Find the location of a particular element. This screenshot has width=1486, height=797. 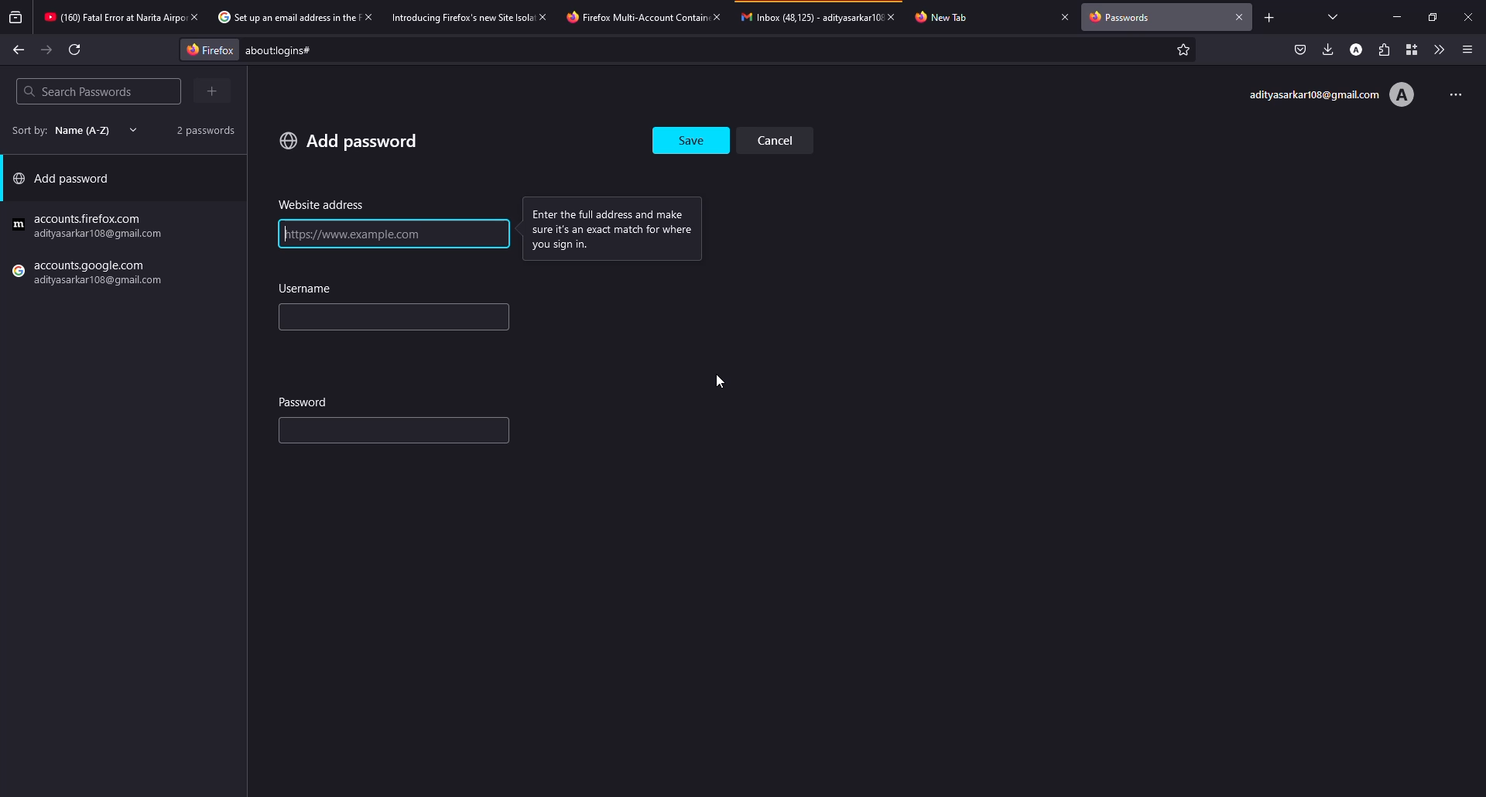

close is located at coordinates (1240, 15).